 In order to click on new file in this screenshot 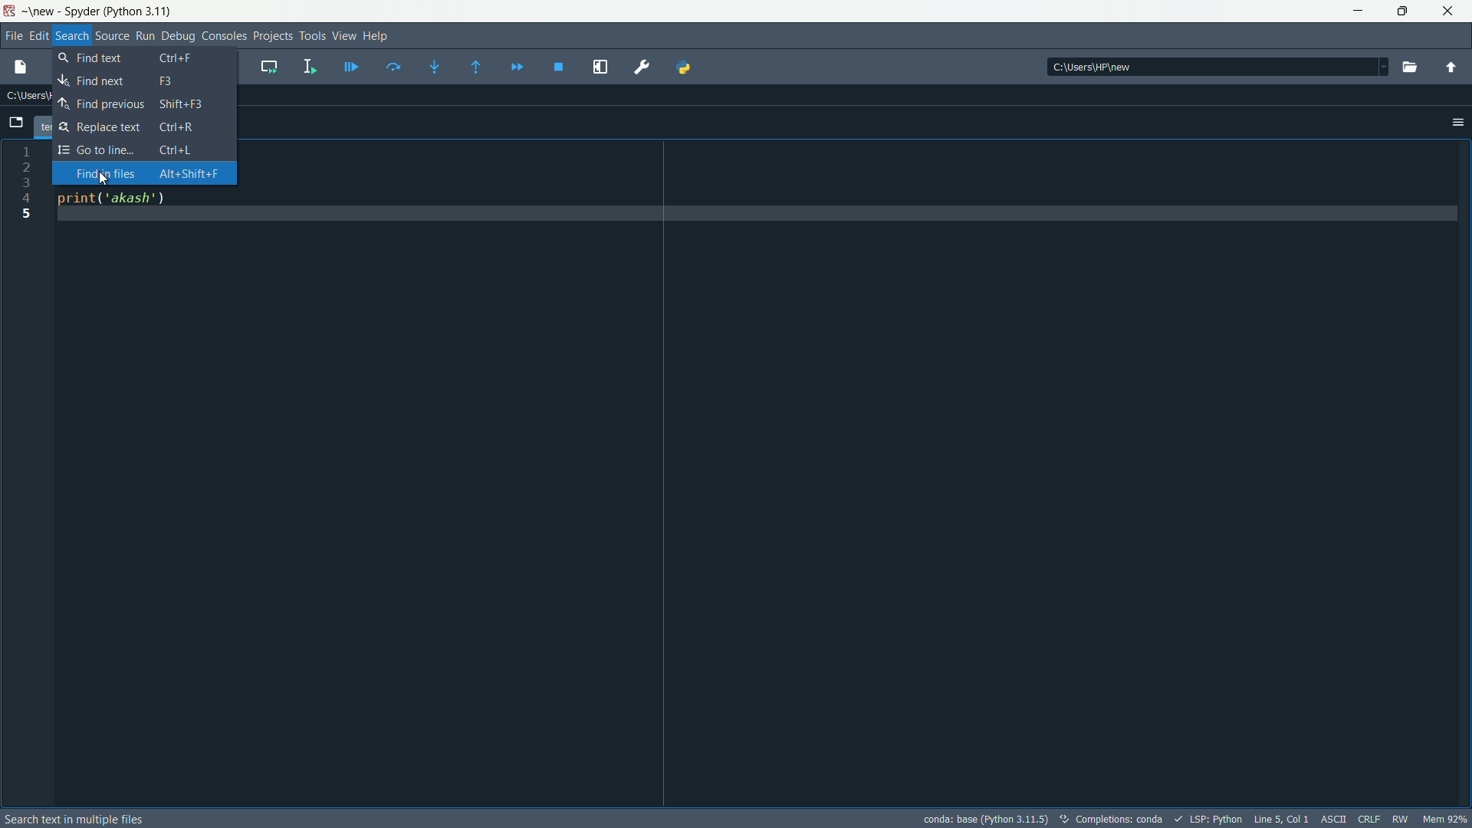, I will do `click(20, 67)`.